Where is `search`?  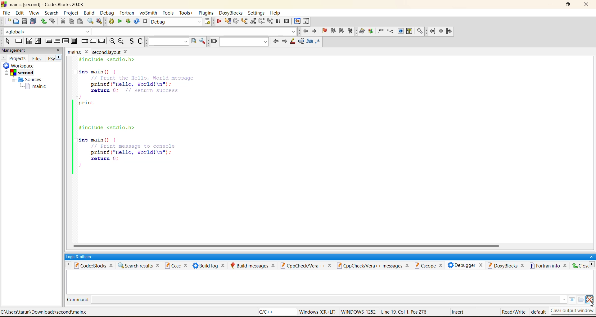 search is located at coordinates (244, 42).